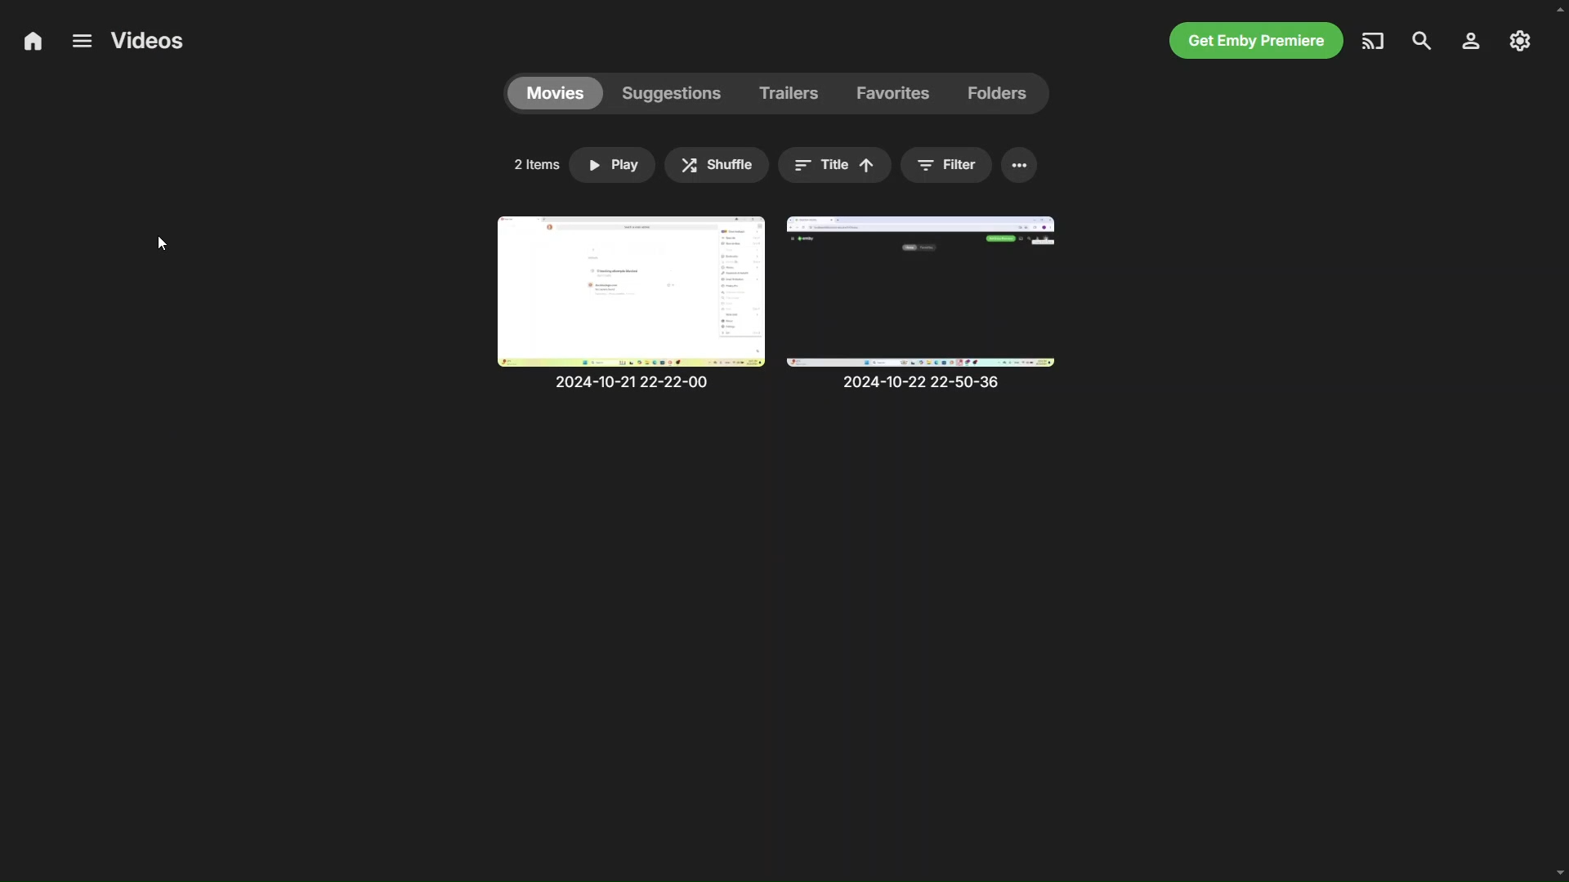  What do you see at coordinates (789, 92) in the screenshot?
I see `trailers` at bounding box center [789, 92].